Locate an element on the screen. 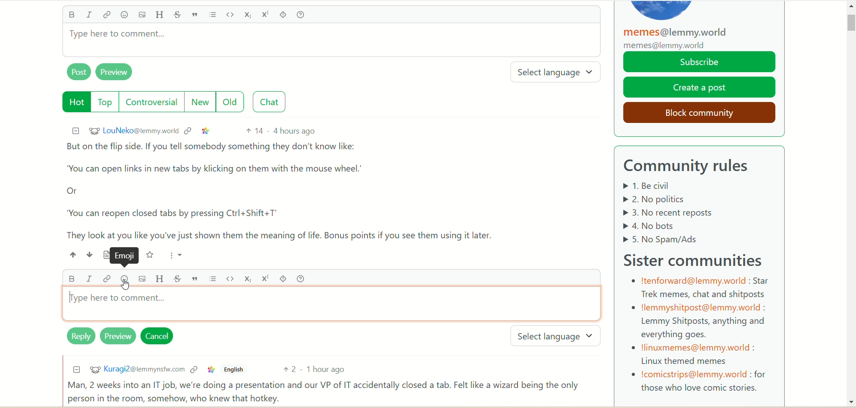  emoji is located at coordinates (127, 256).